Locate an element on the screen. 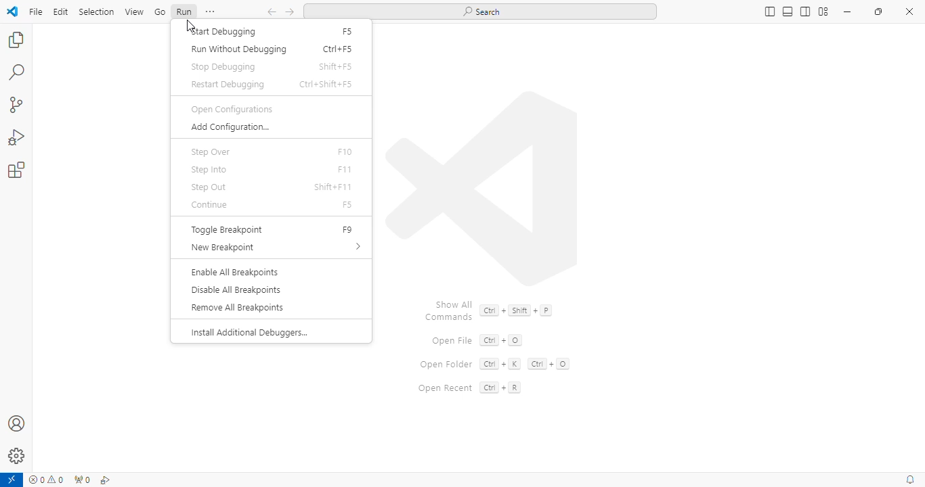 This screenshot has width=925, height=487. maximize is located at coordinates (880, 11).